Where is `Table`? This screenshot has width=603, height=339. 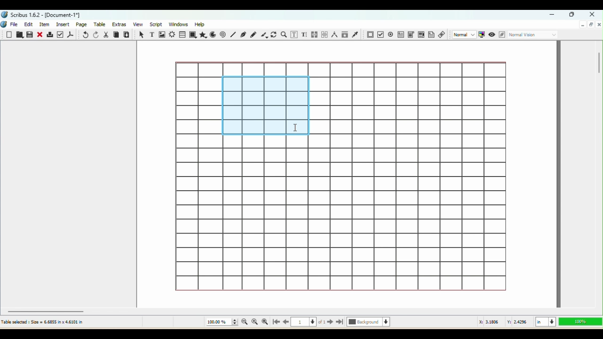 Table is located at coordinates (183, 34).